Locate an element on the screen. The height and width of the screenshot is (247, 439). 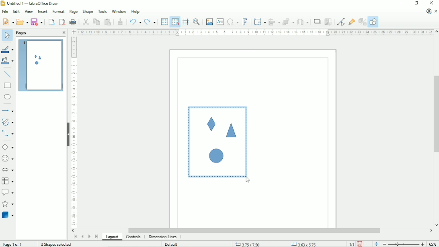
Scaling factor is located at coordinates (351, 244).